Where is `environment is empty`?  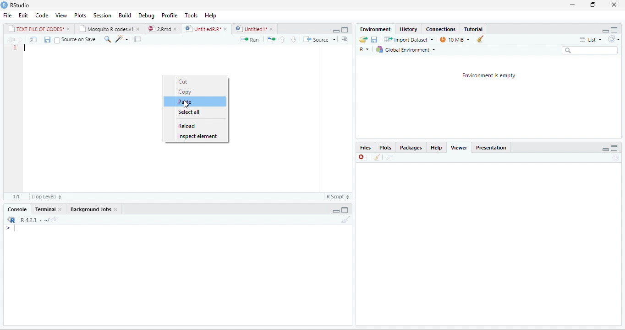
environment is empty is located at coordinates (490, 96).